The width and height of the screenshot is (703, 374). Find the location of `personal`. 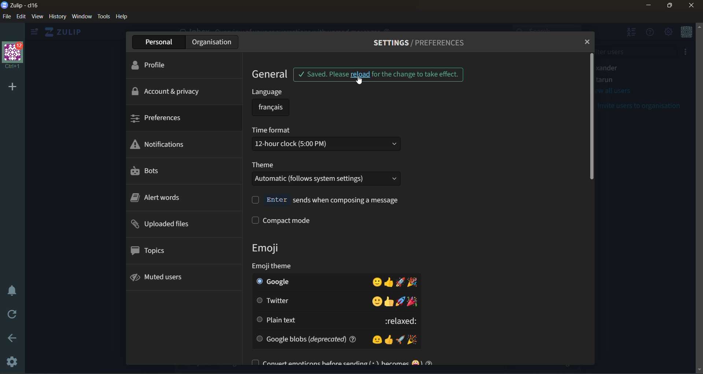

personal is located at coordinates (164, 42).